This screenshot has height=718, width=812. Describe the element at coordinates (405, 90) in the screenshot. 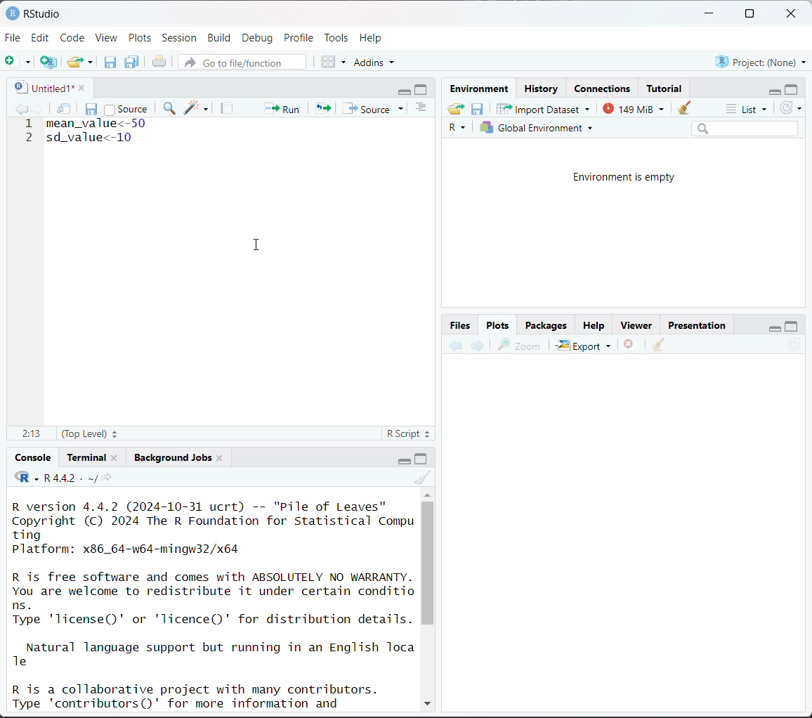

I see `minimize` at that location.